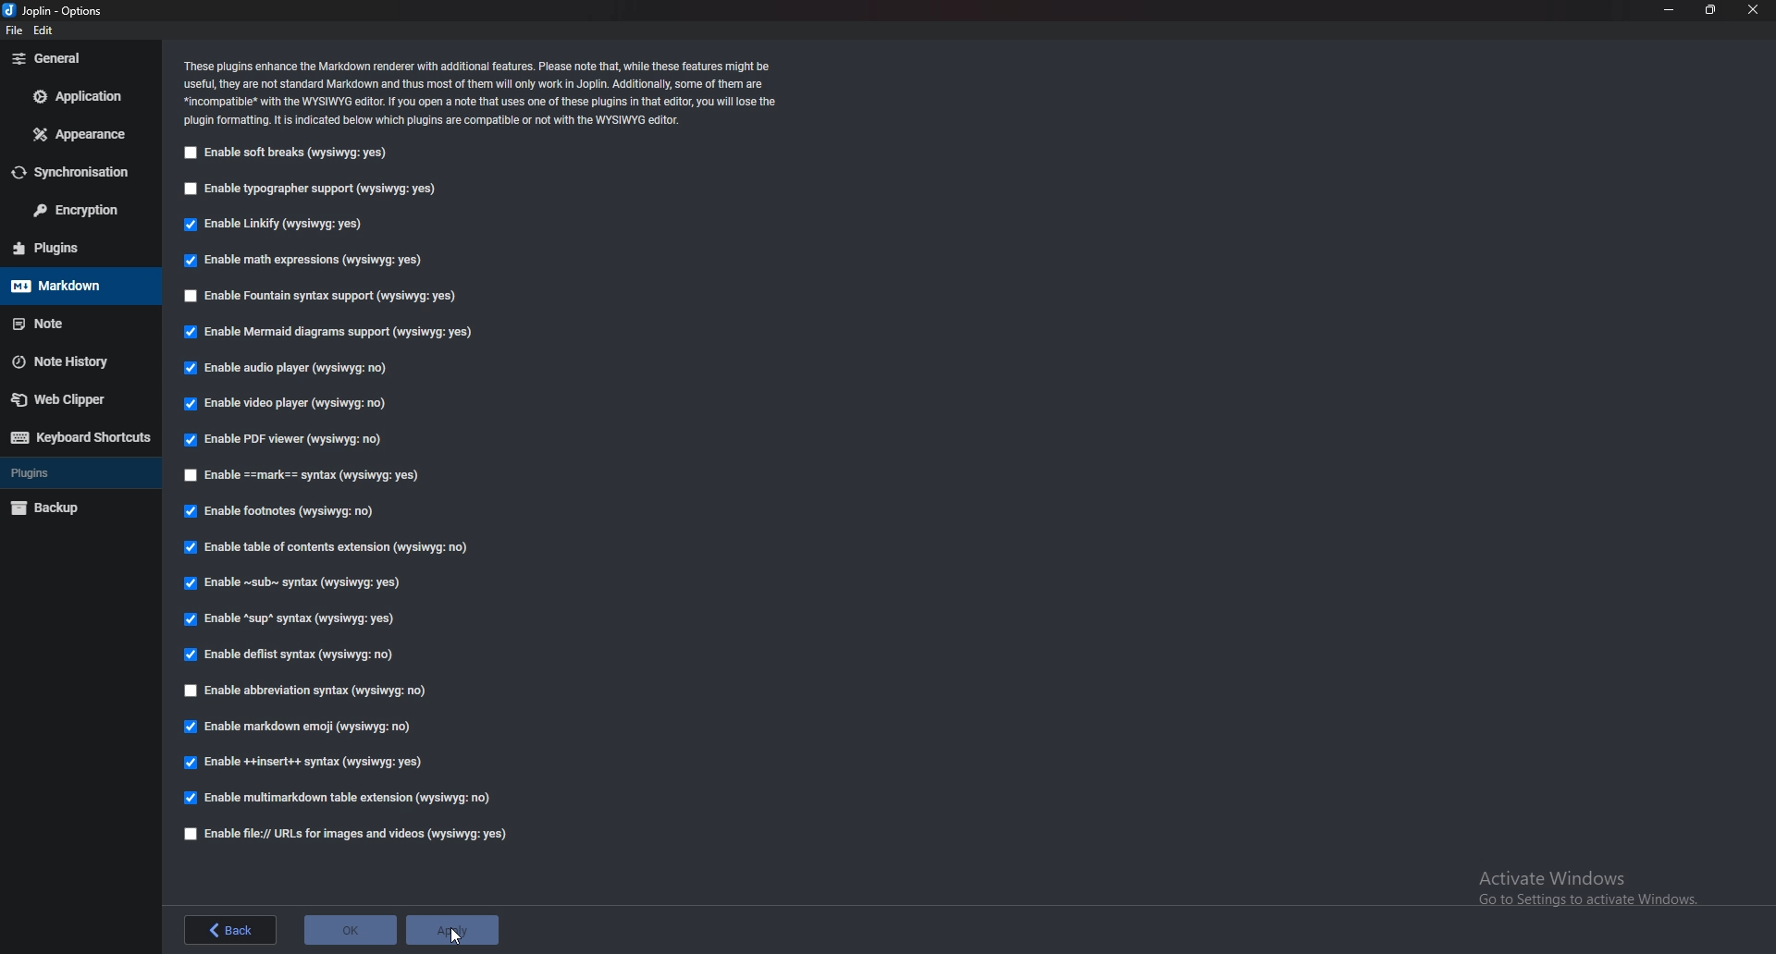 The height and width of the screenshot is (954, 1776). I want to click on Encryption, so click(79, 212).